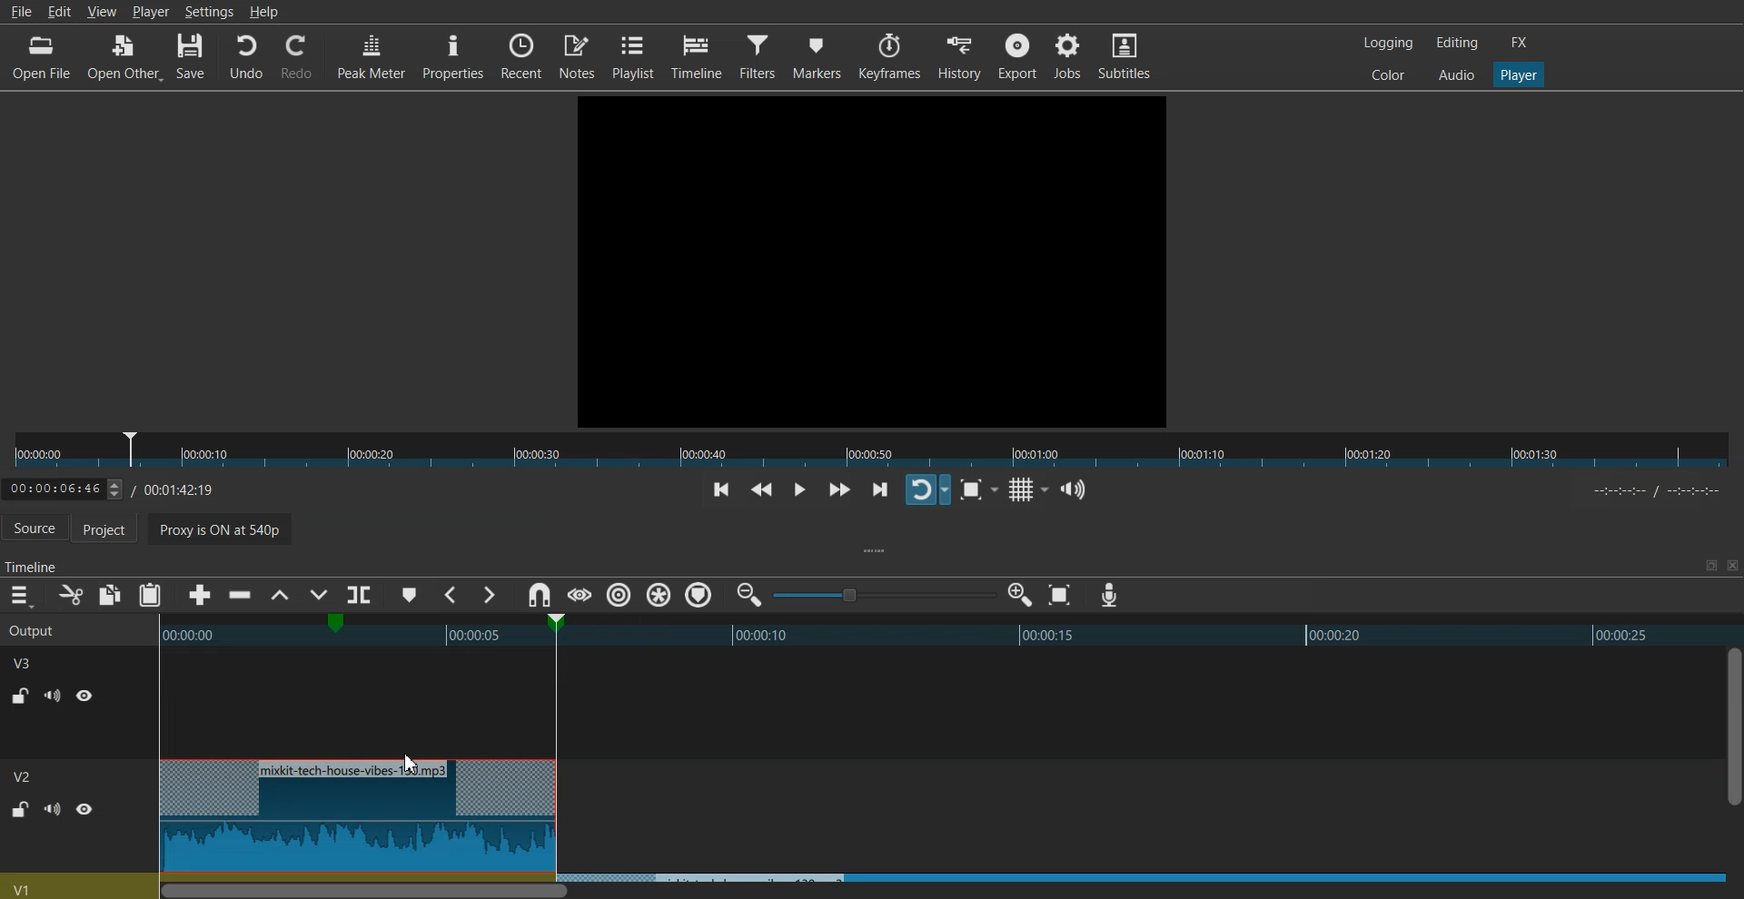 This screenshot has width=1744, height=899. I want to click on Audio waveform, so click(936, 716).